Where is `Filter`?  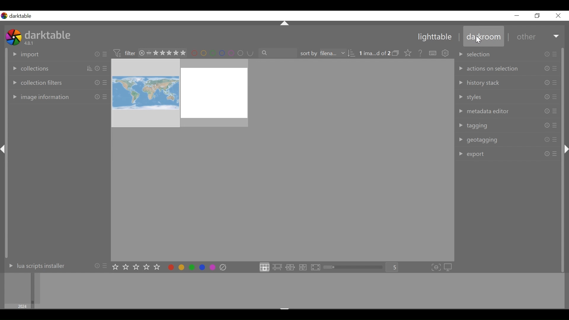
Filter is located at coordinates (123, 54).